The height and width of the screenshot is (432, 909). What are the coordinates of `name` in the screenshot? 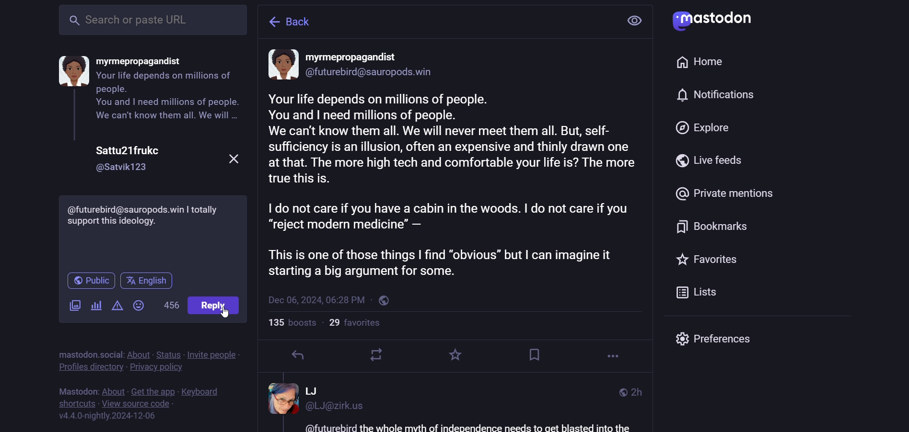 It's located at (315, 391).